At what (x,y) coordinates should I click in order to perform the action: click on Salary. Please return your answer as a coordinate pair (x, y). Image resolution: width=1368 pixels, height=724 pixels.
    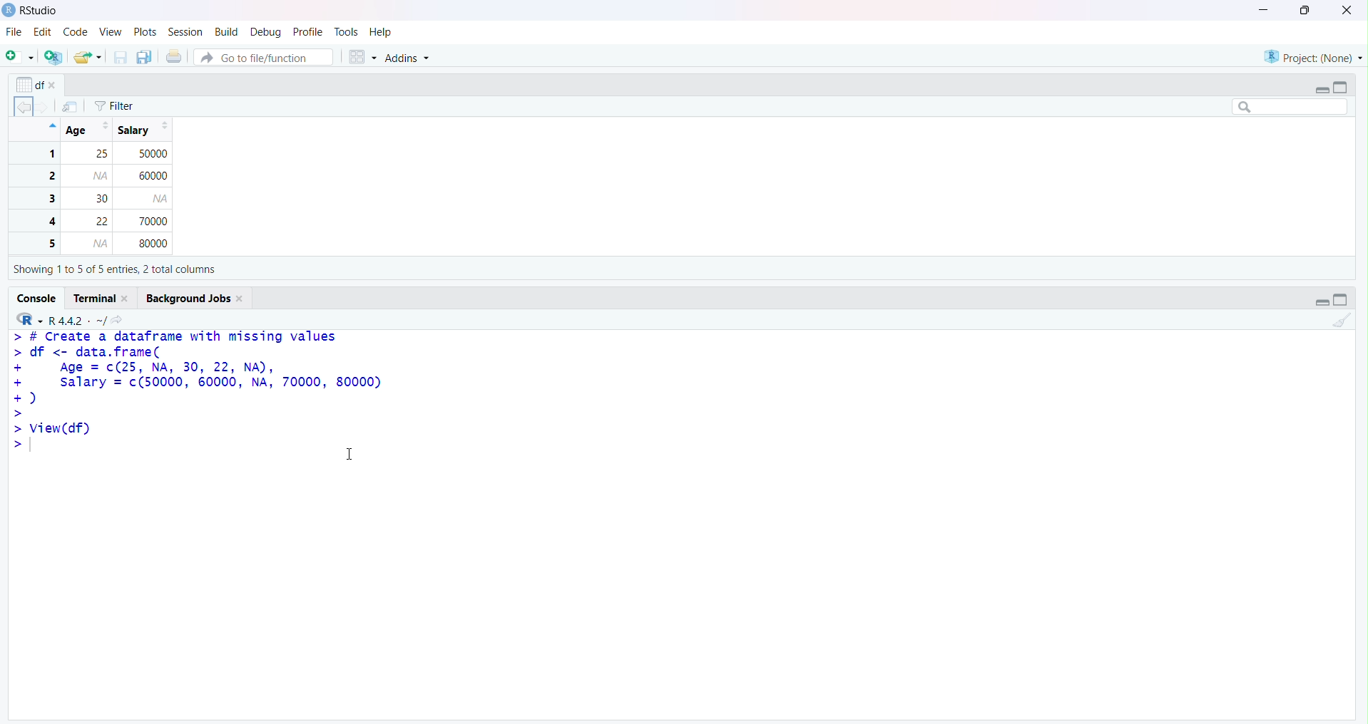
    Looking at the image, I should click on (140, 128).